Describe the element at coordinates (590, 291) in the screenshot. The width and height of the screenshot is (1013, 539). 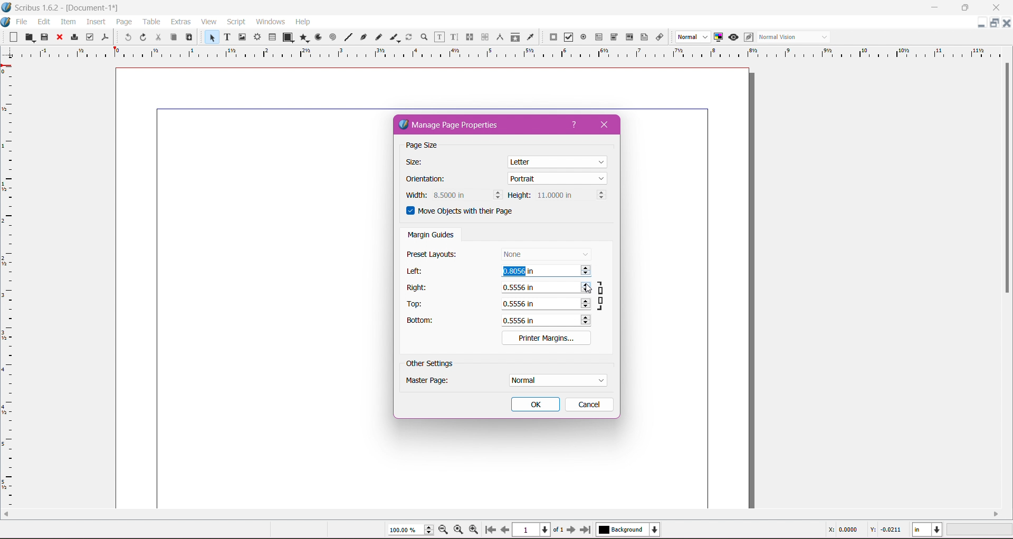
I see `Cursor` at that location.